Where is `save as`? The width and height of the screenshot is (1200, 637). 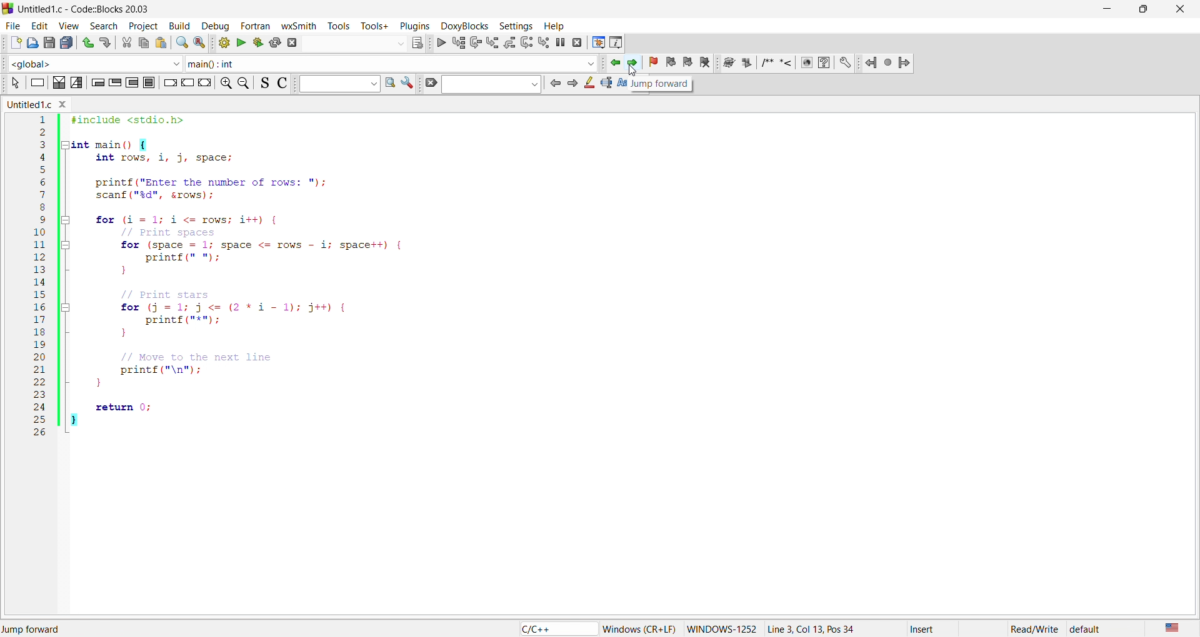
save as is located at coordinates (47, 43).